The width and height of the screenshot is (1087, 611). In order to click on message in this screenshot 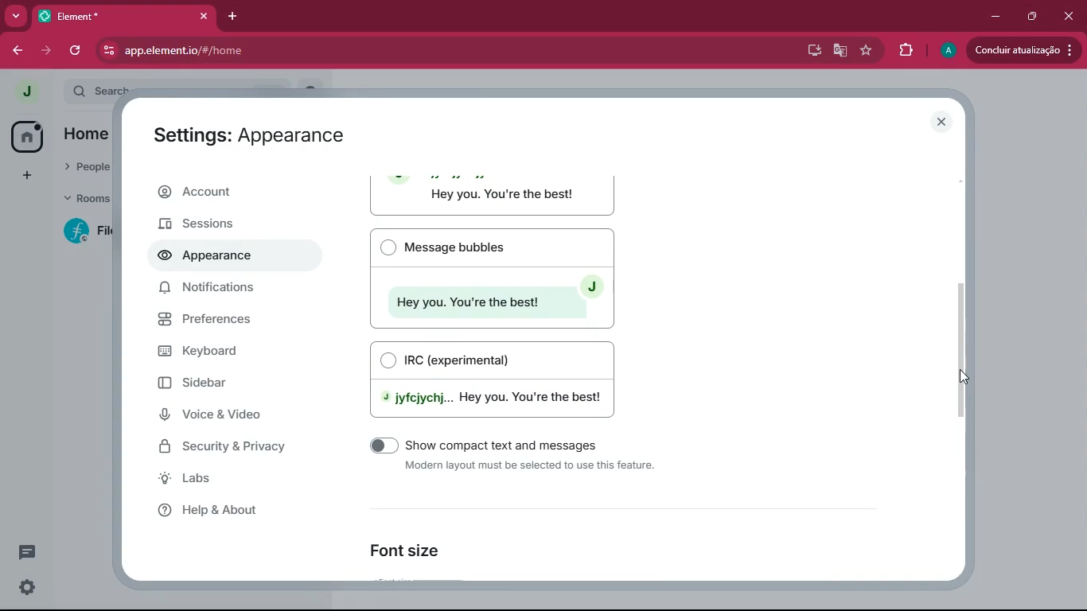, I will do `click(25, 552)`.